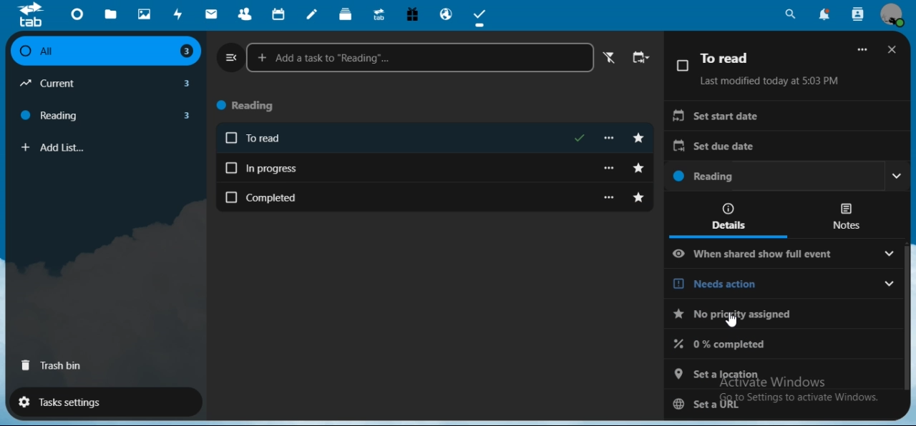  Describe the element at coordinates (785, 346) in the screenshot. I see `completed` at that location.